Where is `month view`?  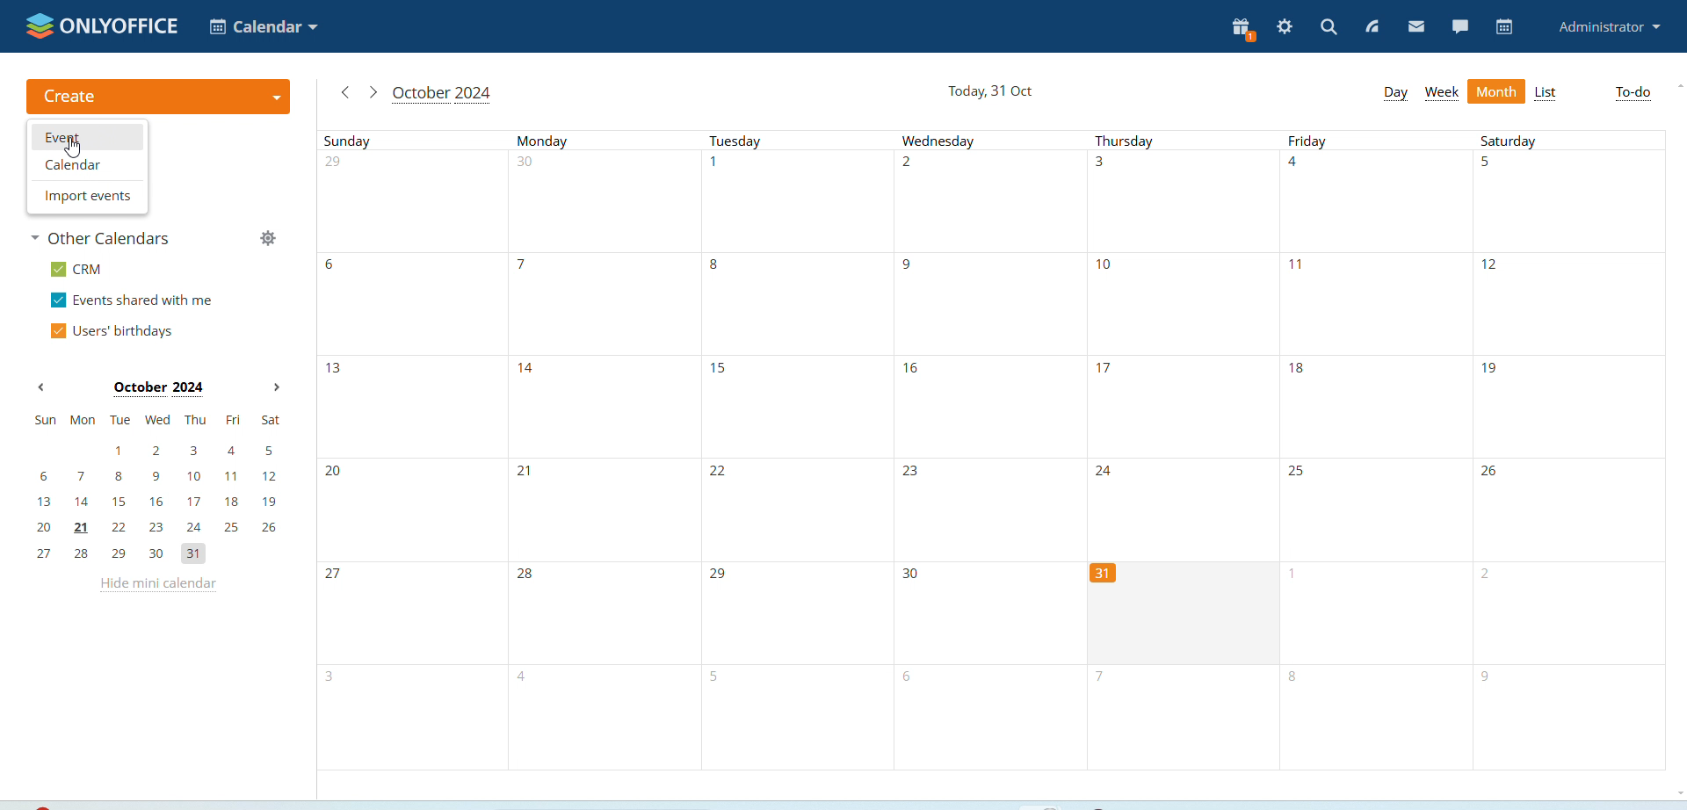 month view is located at coordinates (1496, 90).